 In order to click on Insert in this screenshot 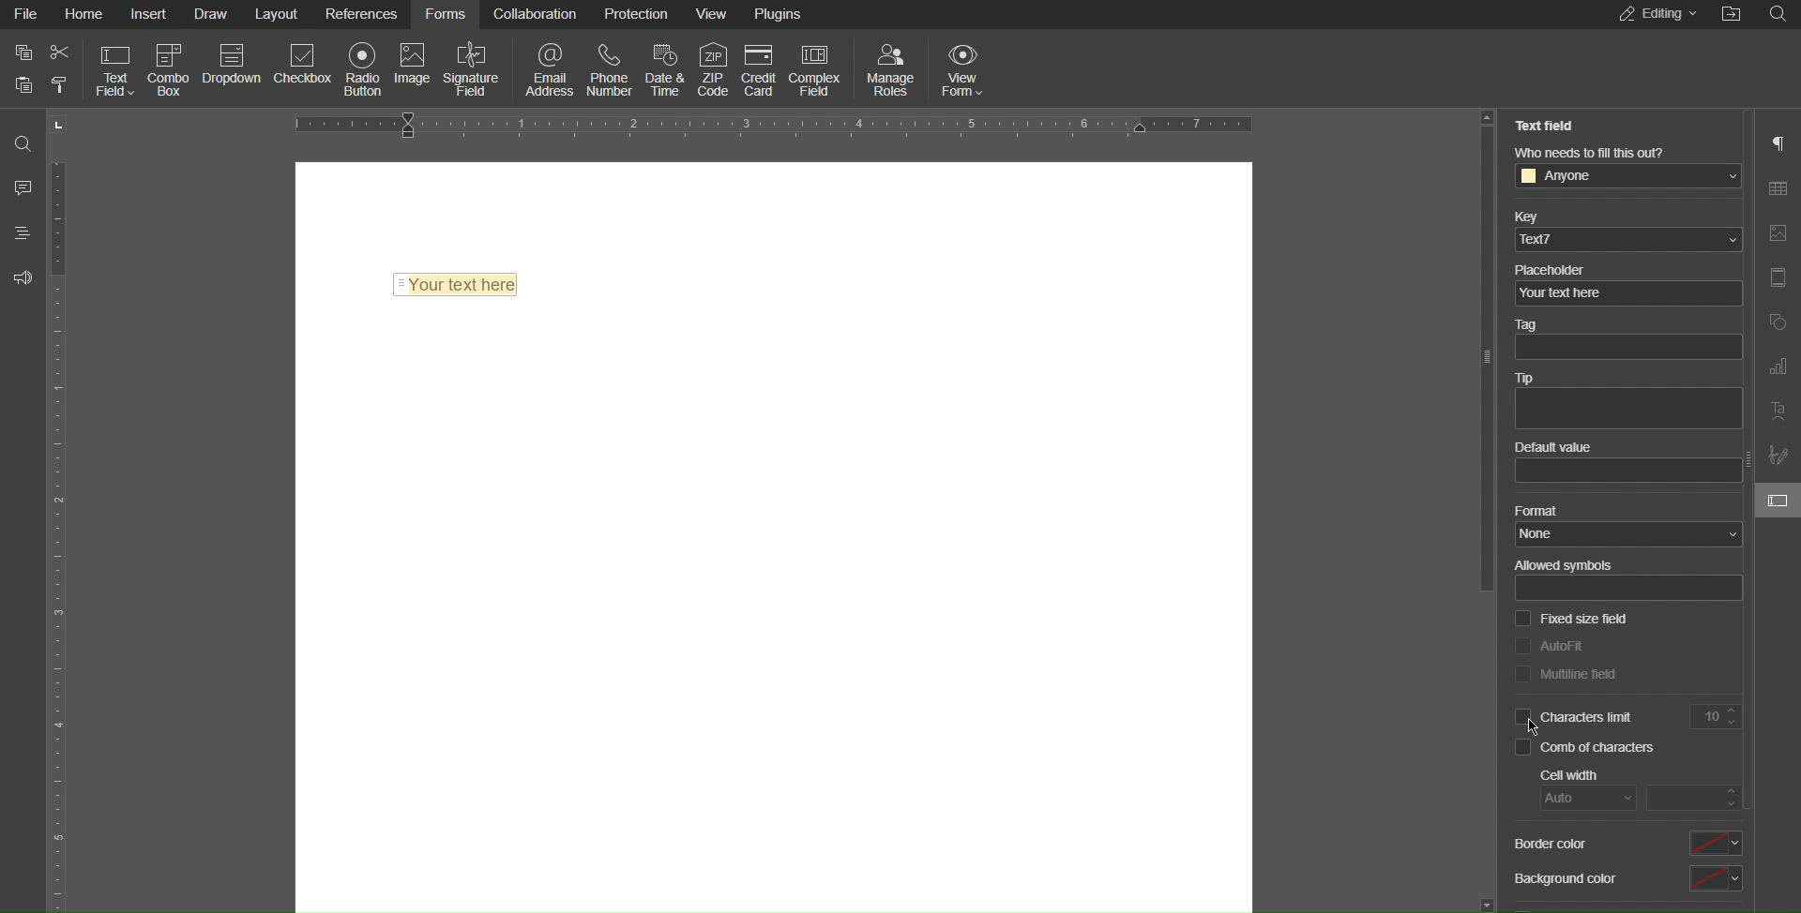, I will do `click(152, 15)`.